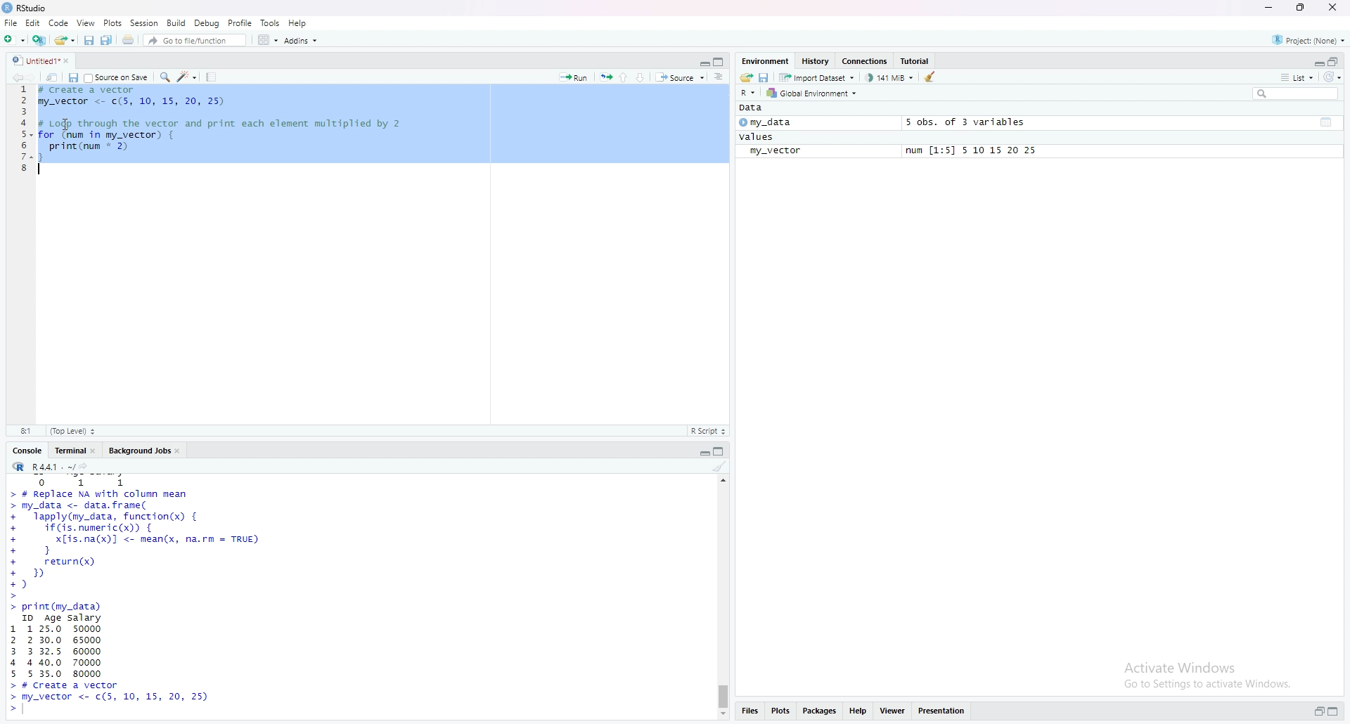 The width and height of the screenshot is (1350, 724). Describe the element at coordinates (302, 41) in the screenshot. I see `Addins` at that location.